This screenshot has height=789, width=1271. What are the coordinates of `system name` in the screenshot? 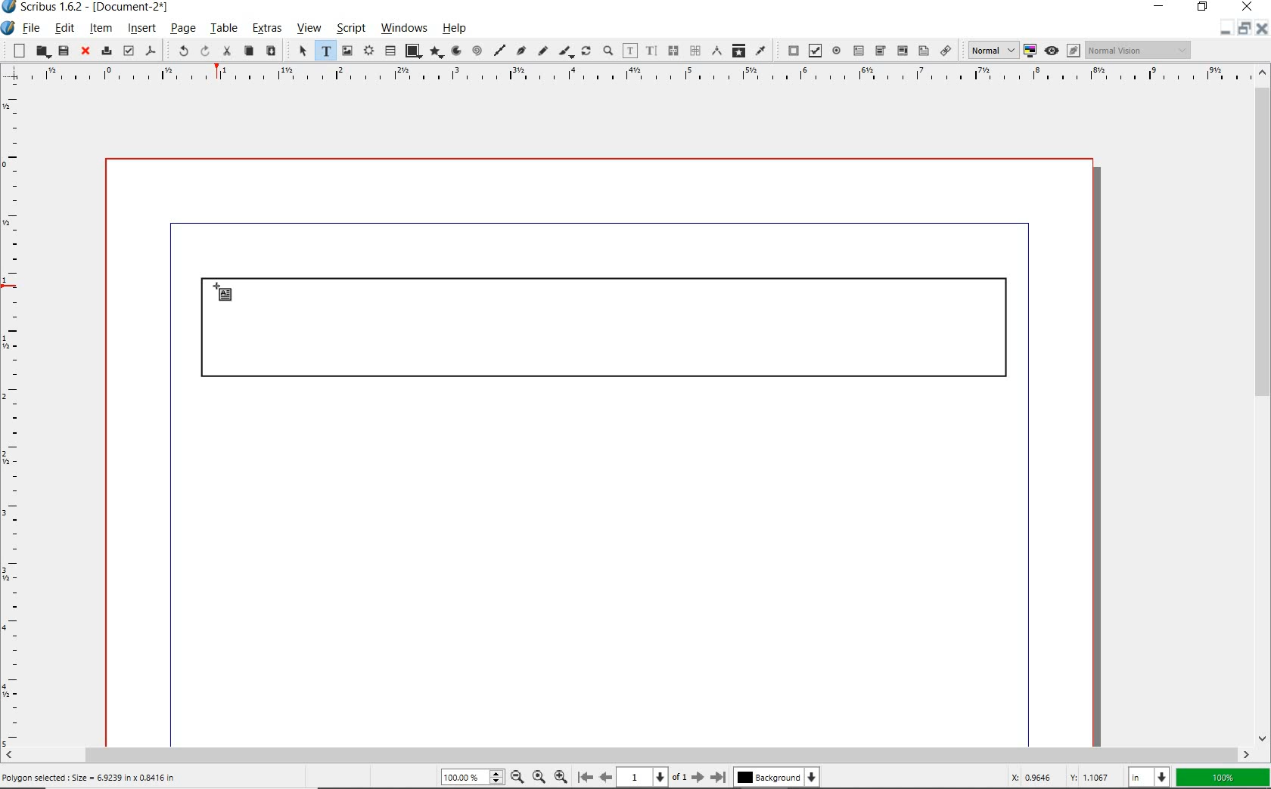 It's located at (87, 7).